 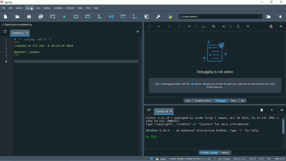 What do you see at coordinates (170, 17) in the screenshot?
I see `PYTHONPATH manager` at bounding box center [170, 17].